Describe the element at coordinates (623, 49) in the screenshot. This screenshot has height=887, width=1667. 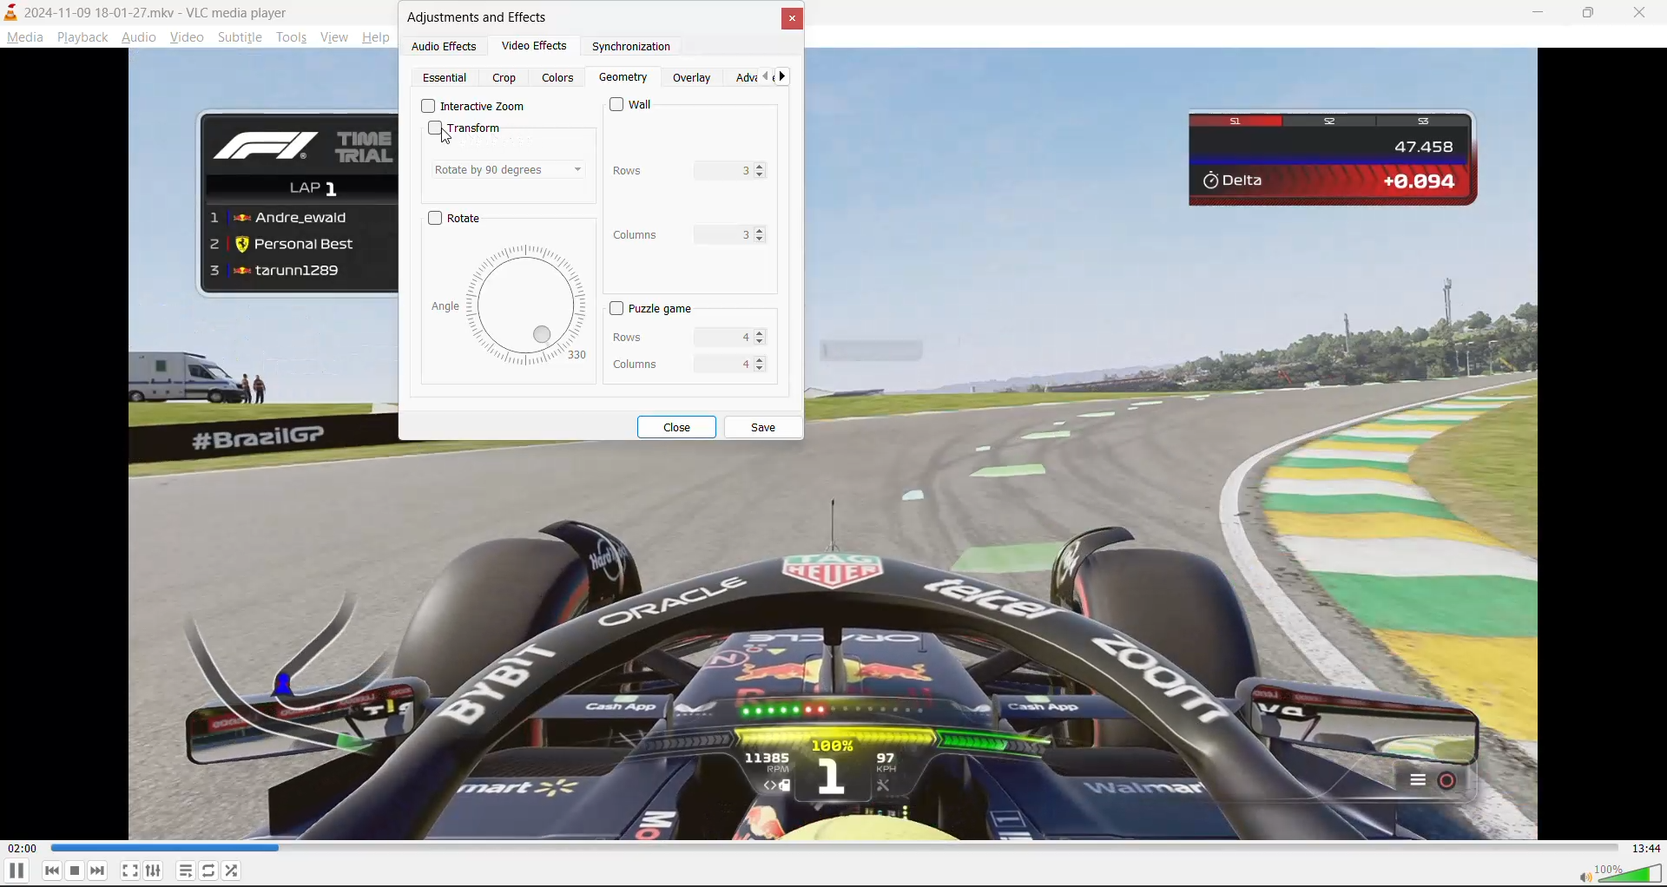
I see `synchronization` at that location.